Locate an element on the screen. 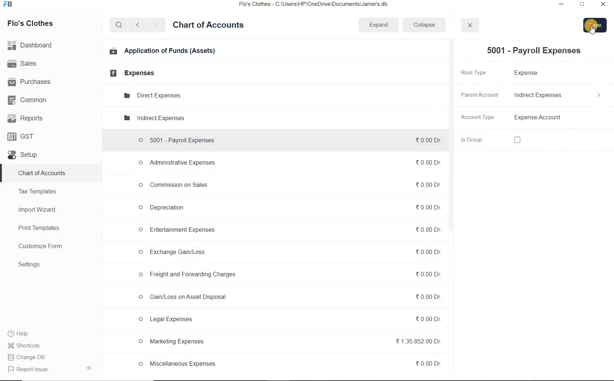 Image resolution: width=614 pixels, height=381 pixels. Shortcuts is located at coordinates (30, 346).